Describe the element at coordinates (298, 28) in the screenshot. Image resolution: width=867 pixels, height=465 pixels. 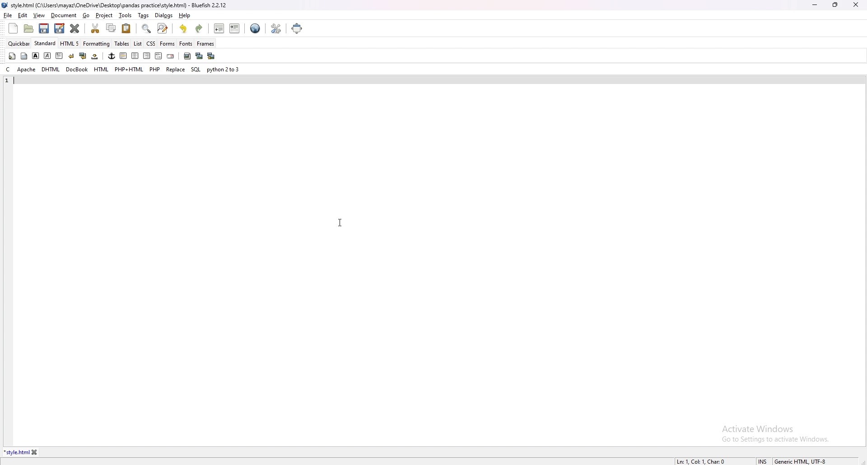
I see `full screen` at that location.